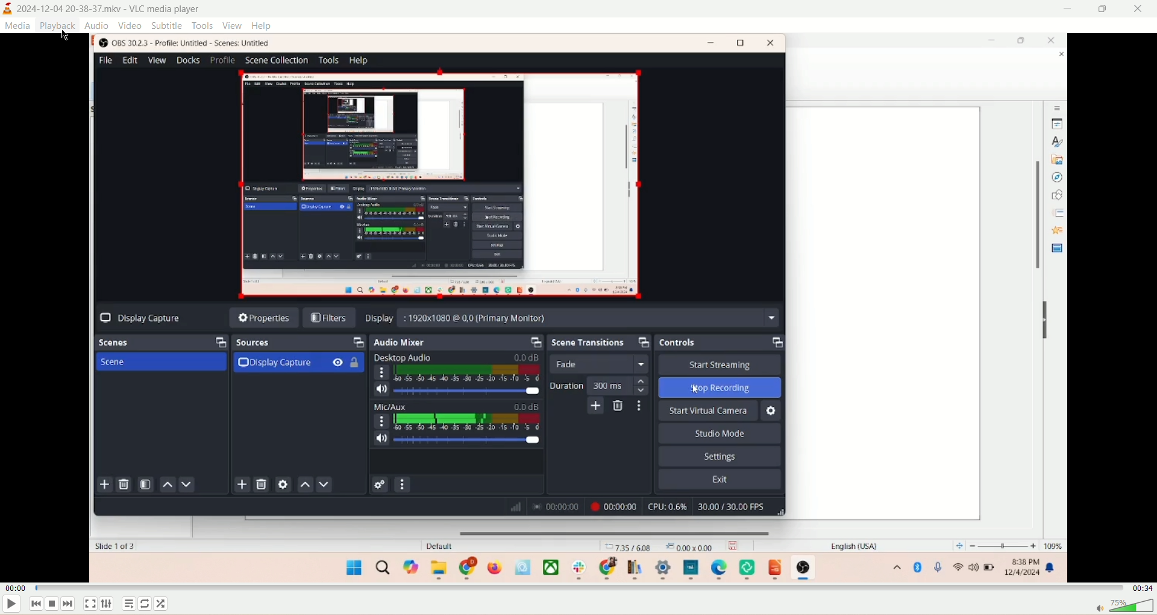  What do you see at coordinates (232, 25) in the screenshot?
I see `view` at bounding box center [232, 25].